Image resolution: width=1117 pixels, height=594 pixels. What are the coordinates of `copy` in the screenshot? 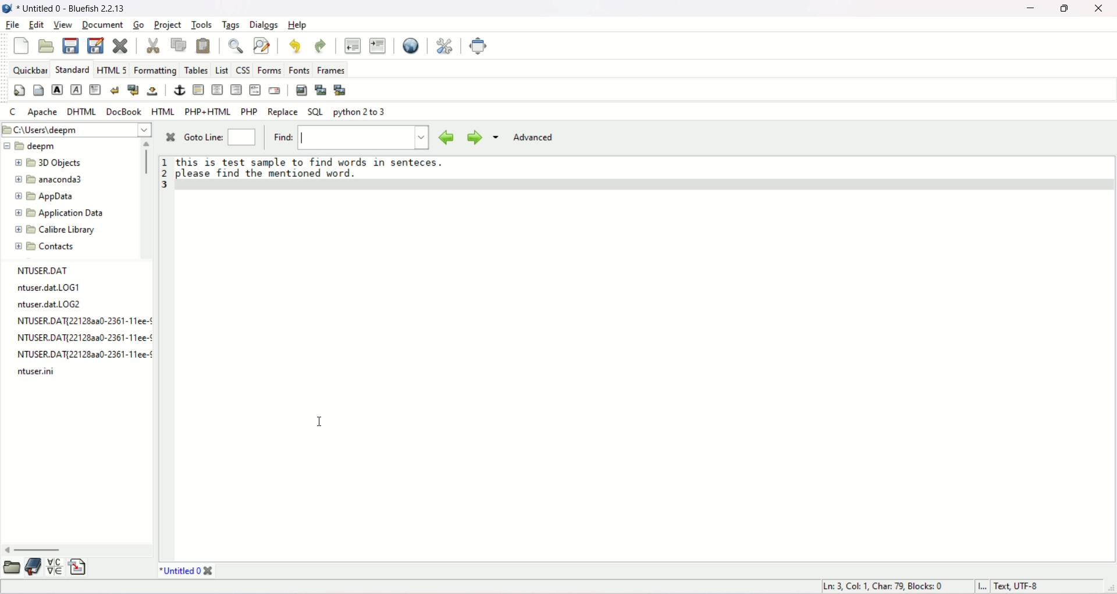 It's located at (177, 44).